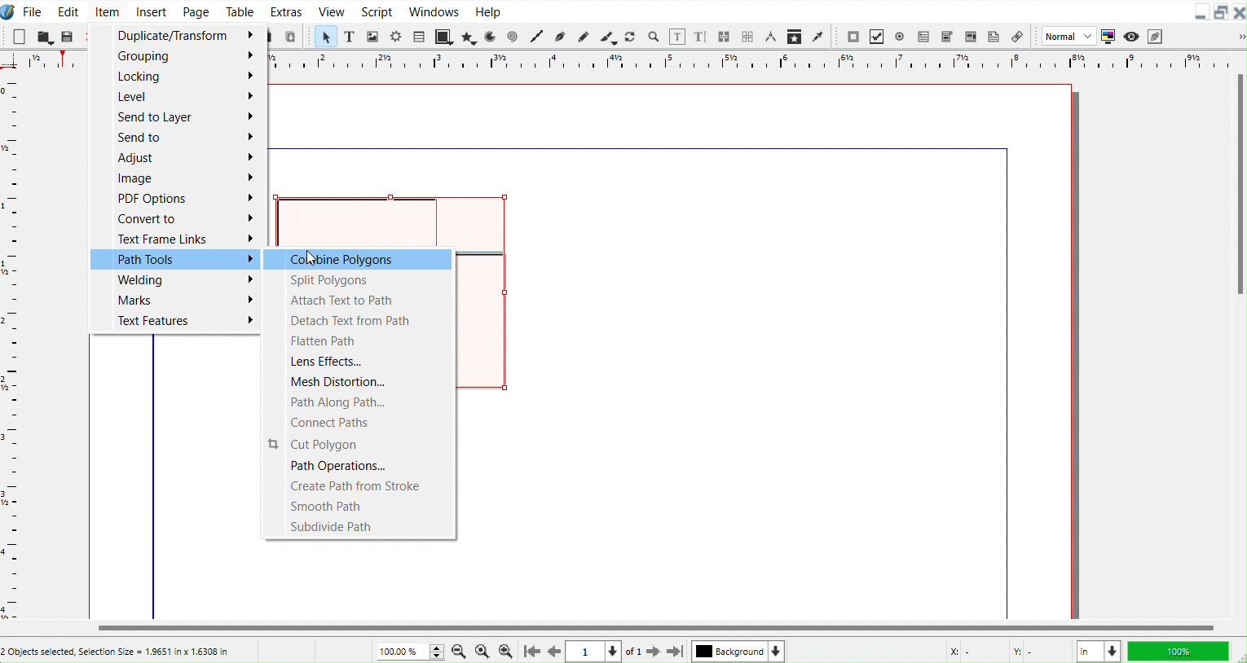 The width and height of the screenshot is (1247, 663). What do you see at coordinates (947, 36) in the screenshot?
I see `PDF Combo Box` at bounding box center [947, 36].